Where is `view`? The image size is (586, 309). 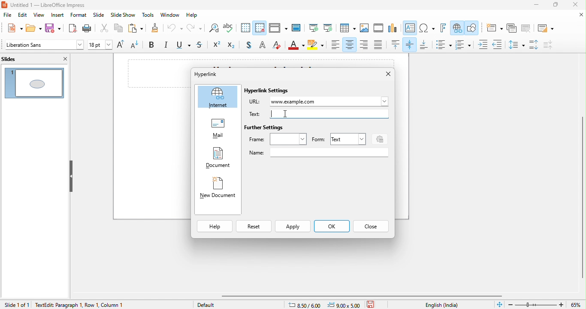 view is located at coordinates (39, 15).